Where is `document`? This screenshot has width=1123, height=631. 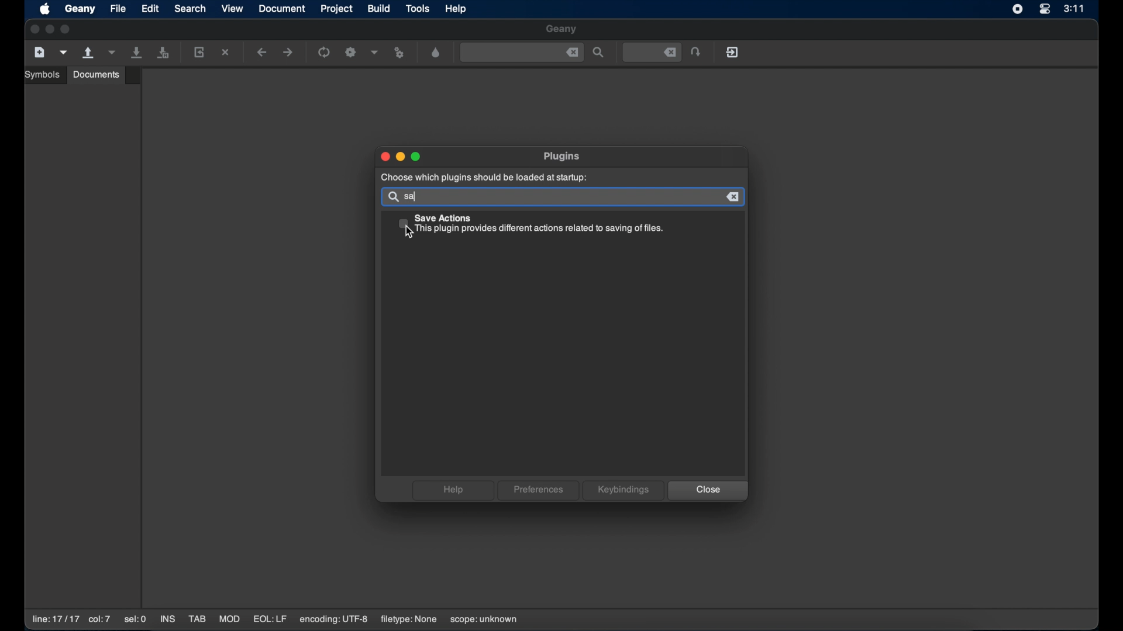
document is located at coordinates (283, 9).